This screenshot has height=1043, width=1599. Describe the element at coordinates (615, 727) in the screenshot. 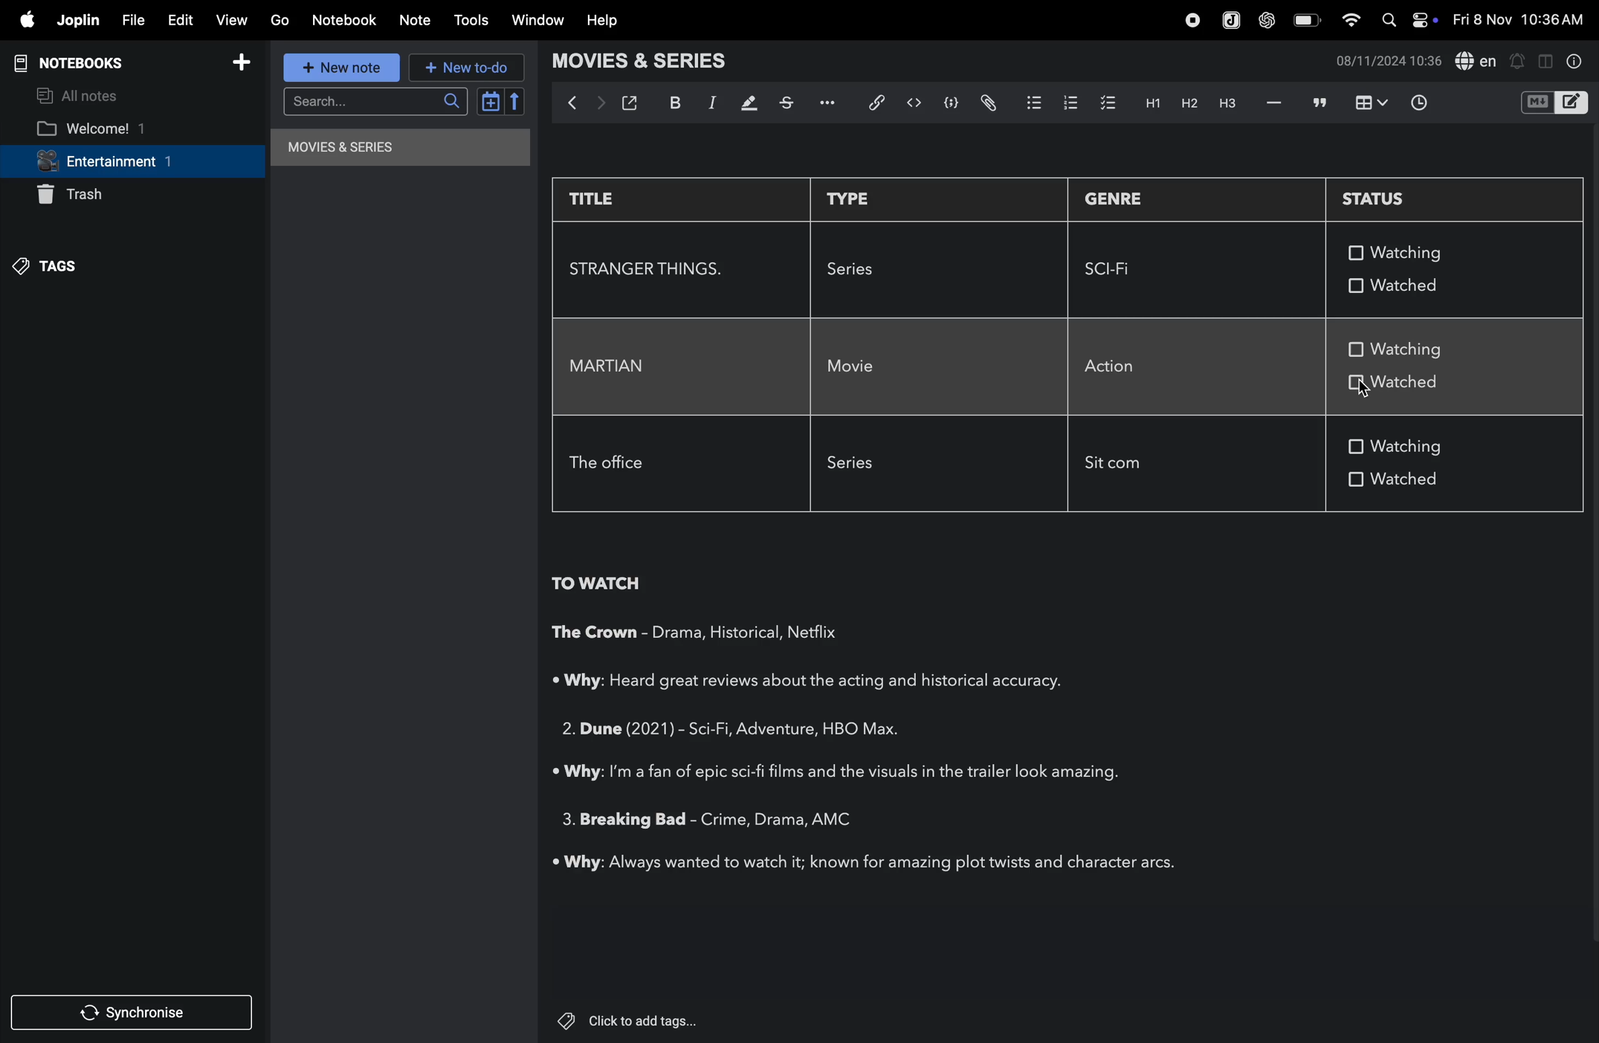

I see `title dune` at that location.